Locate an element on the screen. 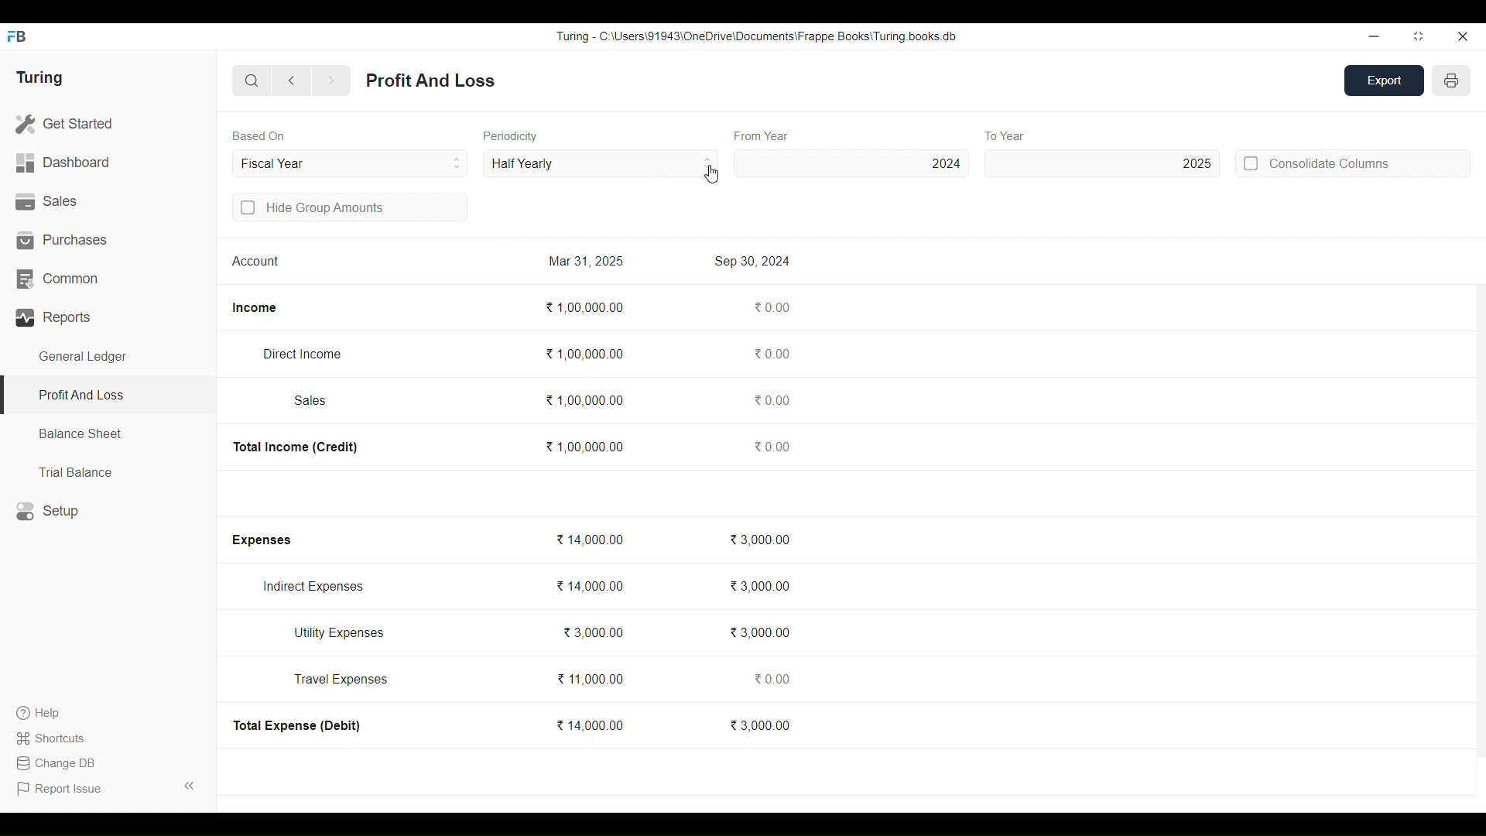 The height and width of the screenshot is (836, 1486). Consolidate Columns is located at coordinates (1352, 163).